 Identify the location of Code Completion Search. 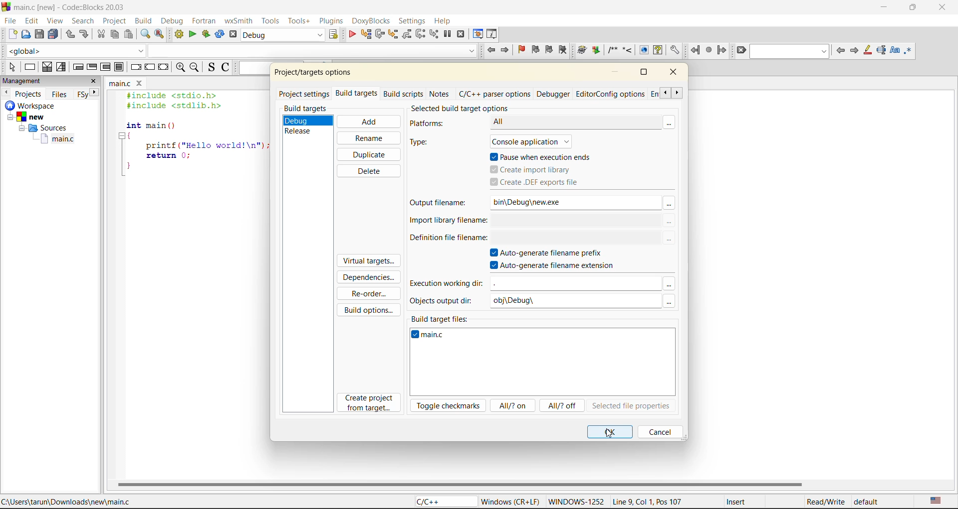
(312, 50).